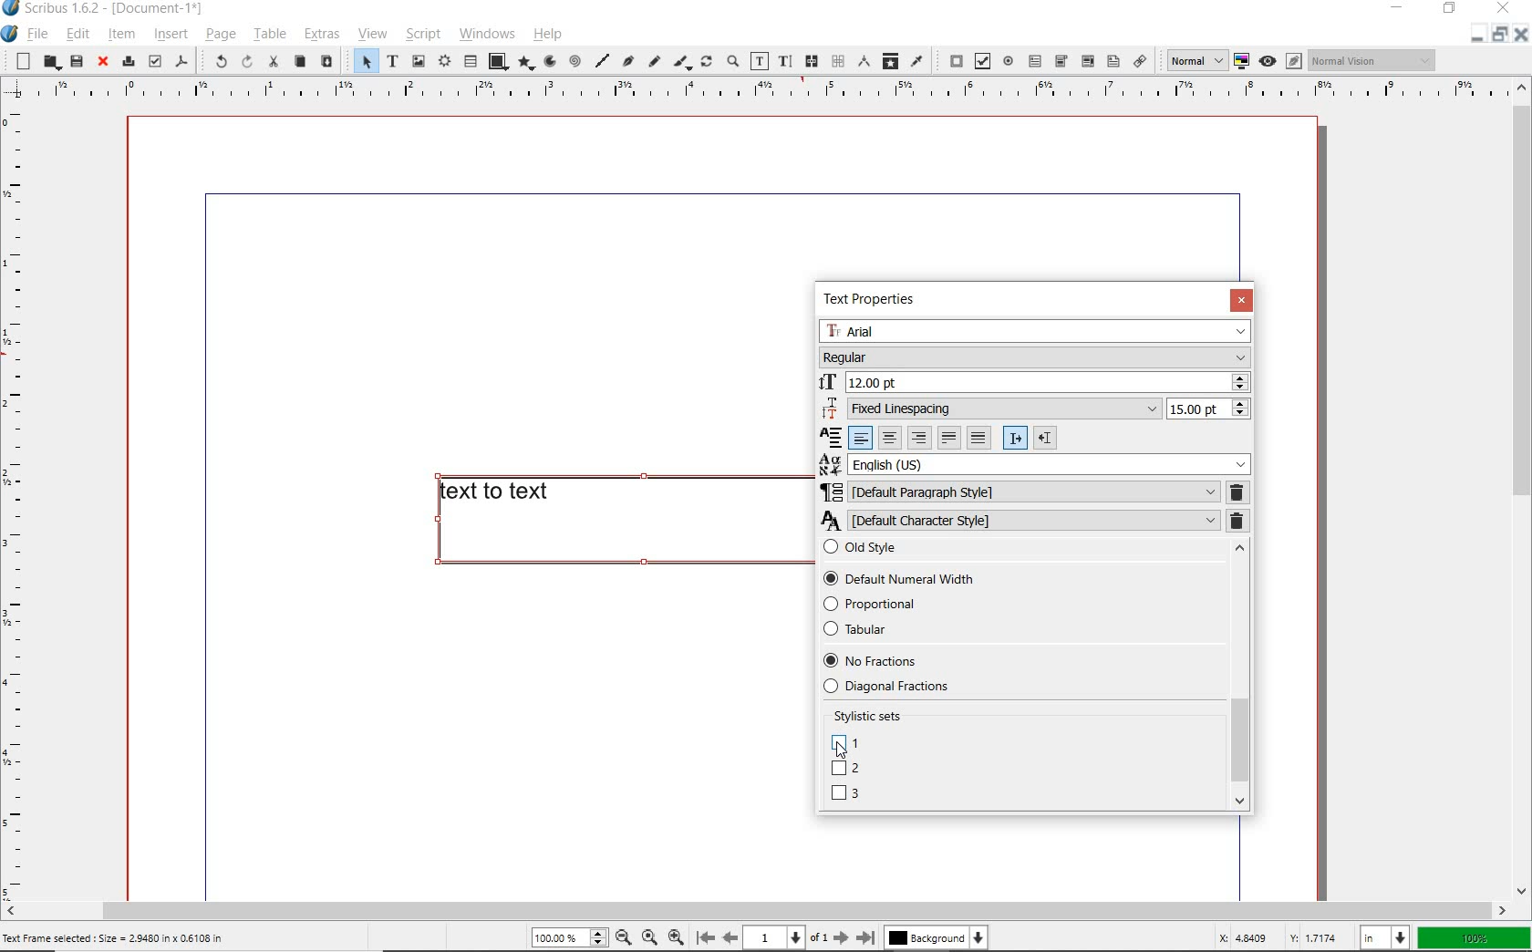 This screenshot has width=1532, height=952. What do you see at coordinates (833, 439) in the screenshot?
I see `Alignment` at bounding box center [833, 439].